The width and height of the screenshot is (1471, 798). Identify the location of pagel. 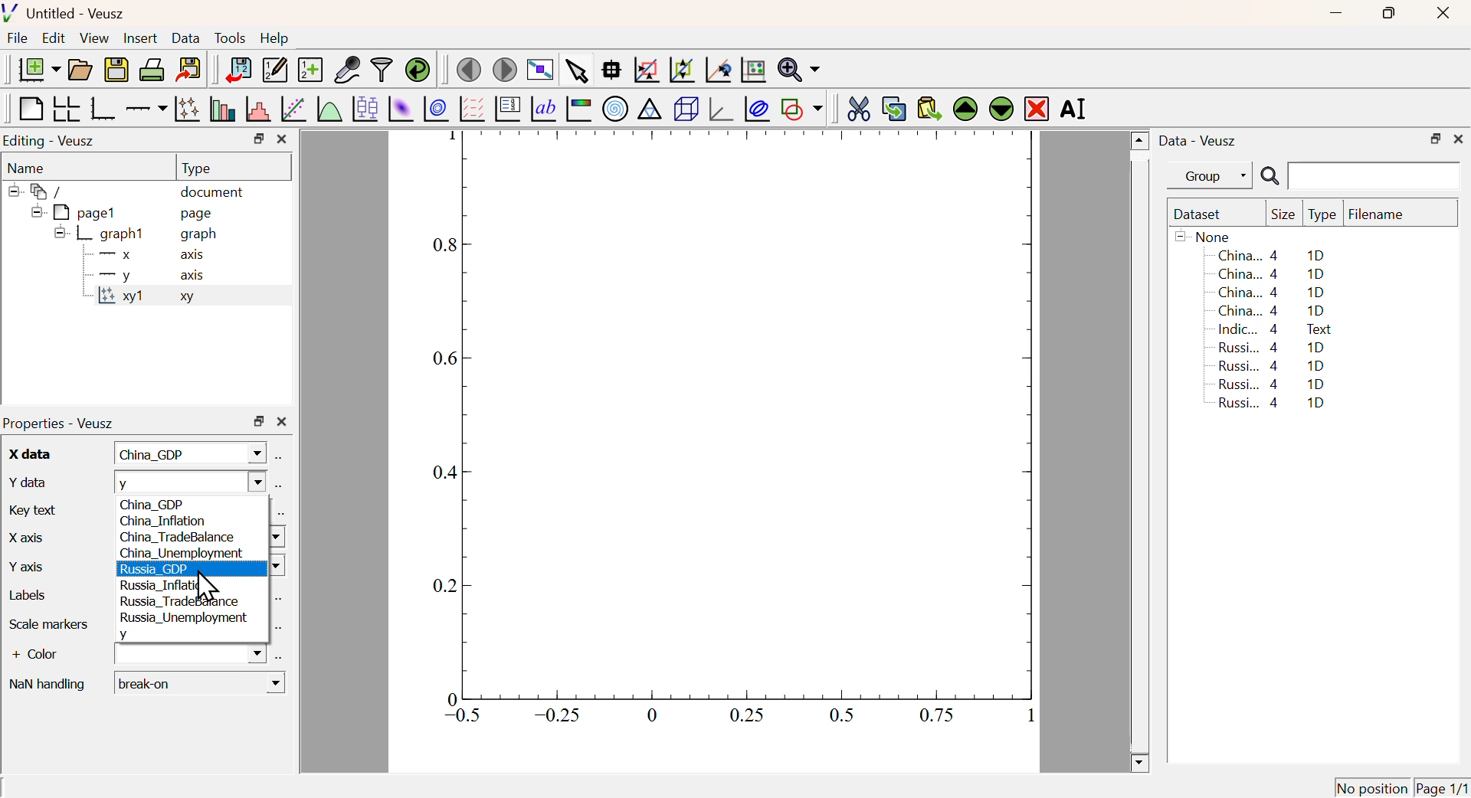
(70, 213).